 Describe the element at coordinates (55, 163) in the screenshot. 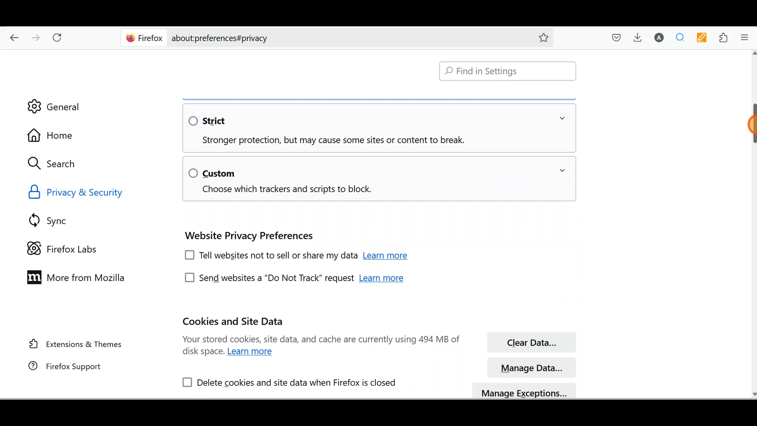

I see `Search` at that location.